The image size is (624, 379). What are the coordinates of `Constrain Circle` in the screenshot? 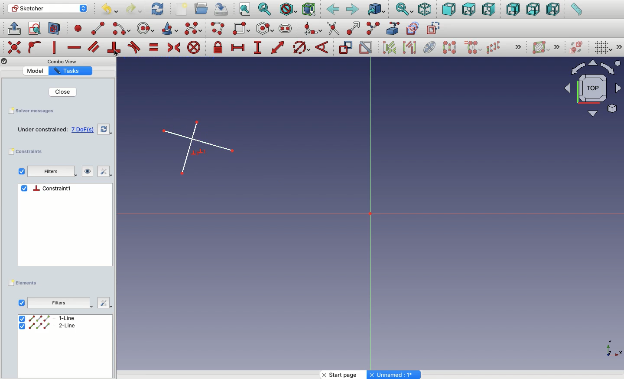 It's located at (302, 47).